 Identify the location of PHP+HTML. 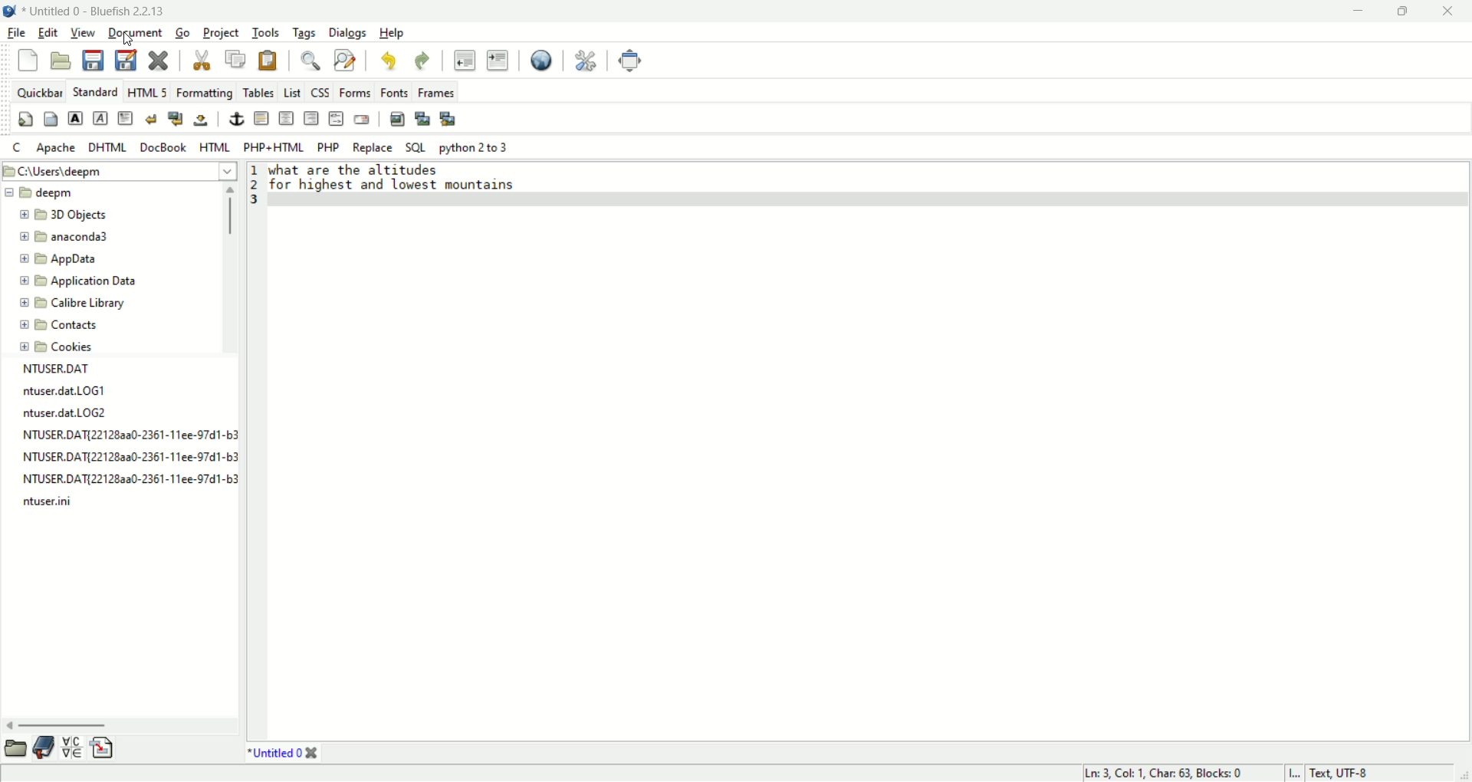
(273, 146).